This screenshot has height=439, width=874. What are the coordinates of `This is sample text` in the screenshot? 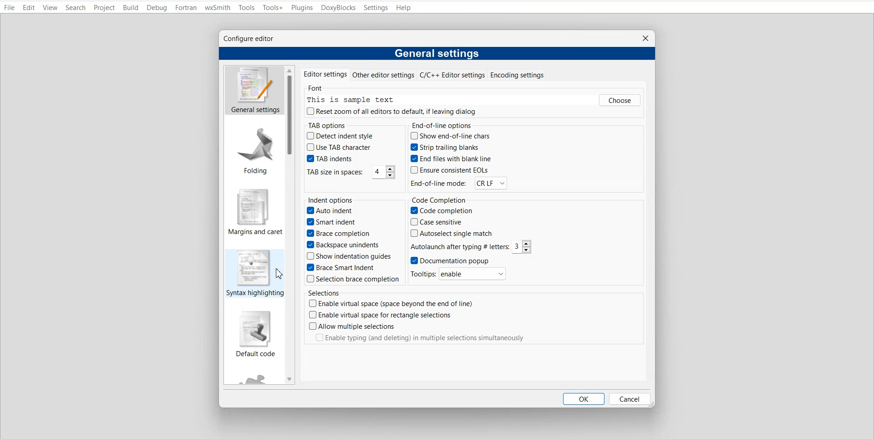 It's located at (352, 99).